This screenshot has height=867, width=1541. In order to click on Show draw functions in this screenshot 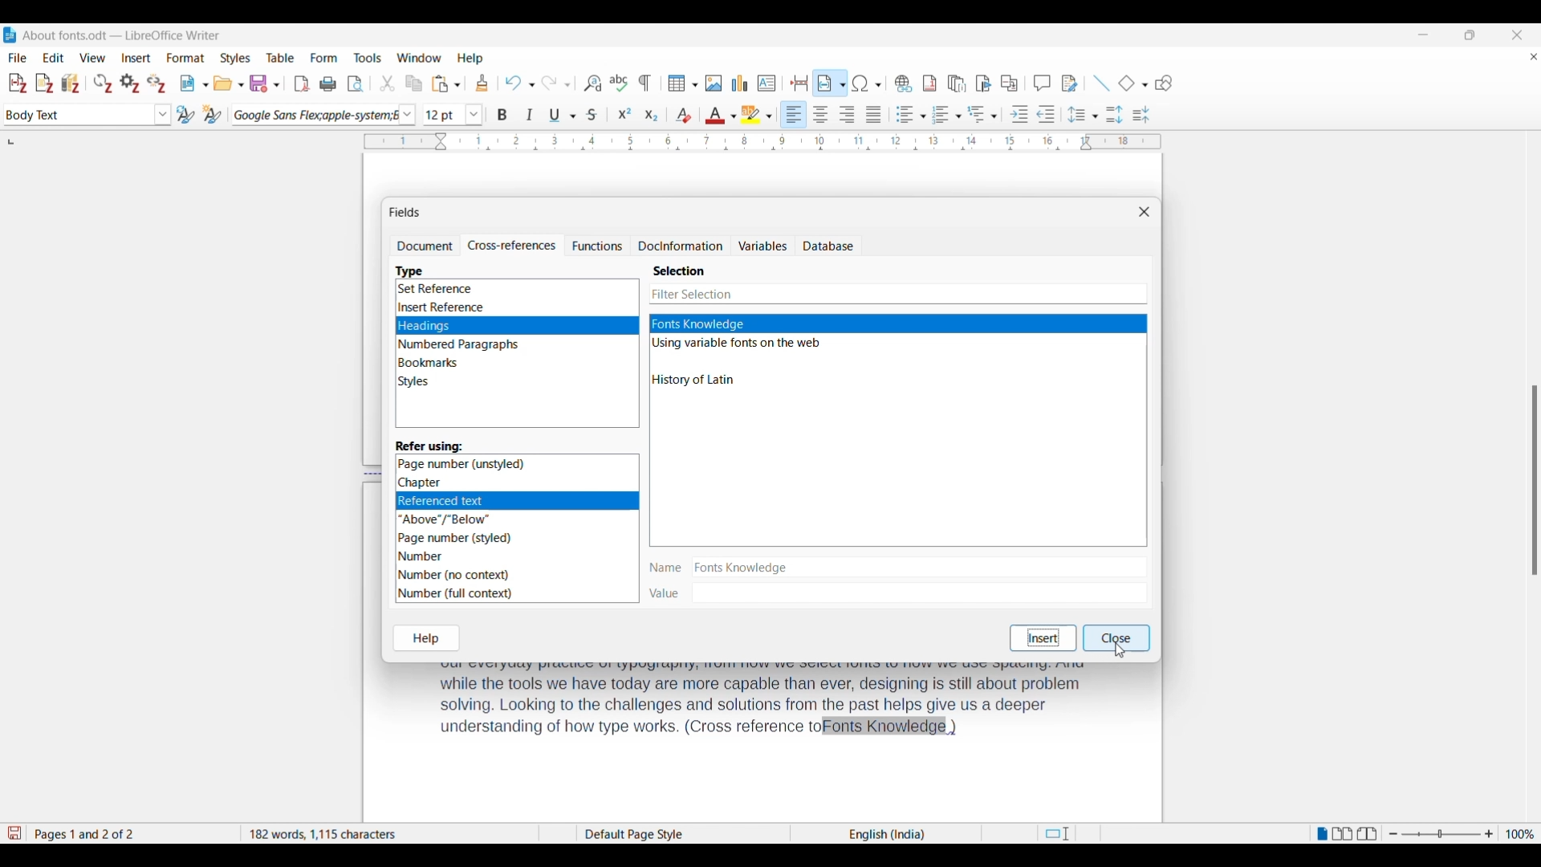, I will do `click(1164, 83)`.